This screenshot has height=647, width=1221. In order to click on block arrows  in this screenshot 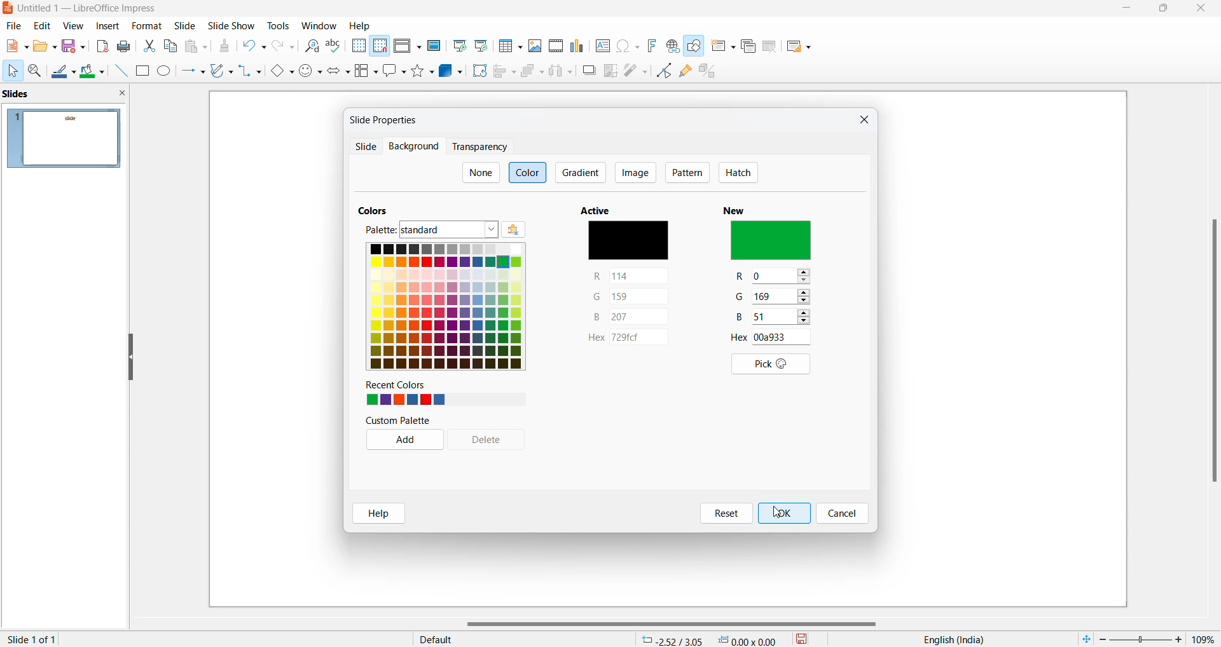, I will do `click(340, 72)`.